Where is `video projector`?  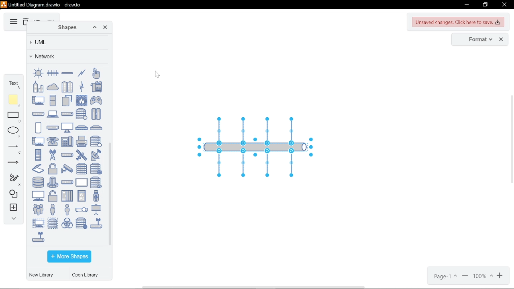 video projector is located at coordinates (82, 210).